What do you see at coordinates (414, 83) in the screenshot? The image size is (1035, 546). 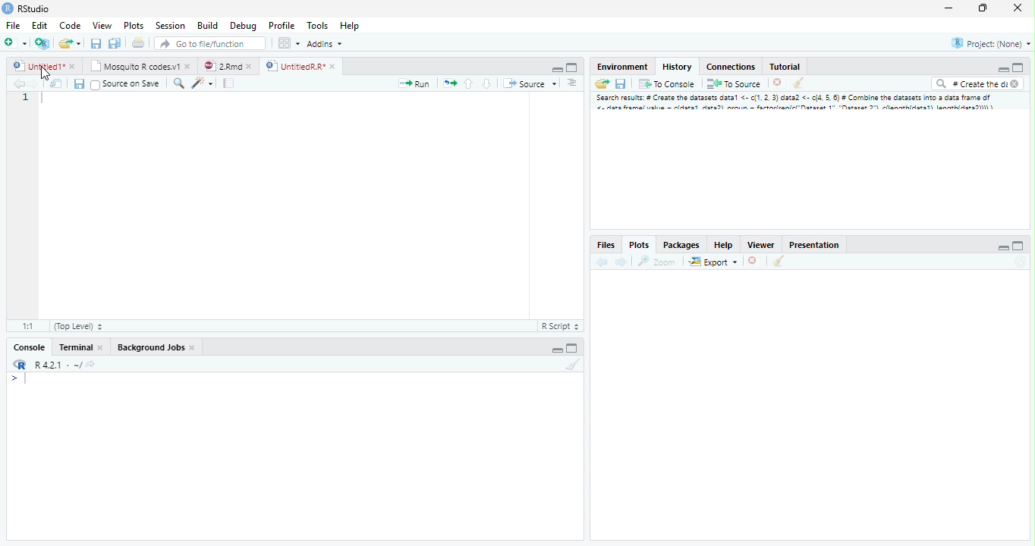 I see `Run` at bounding box center [414, 83].